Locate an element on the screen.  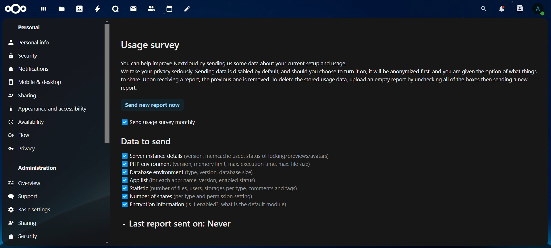
talk is located at coordinates (116, 9).